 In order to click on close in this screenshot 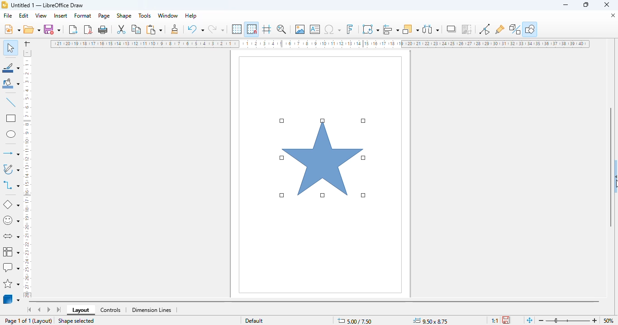, I will do `click(607, 5)`.